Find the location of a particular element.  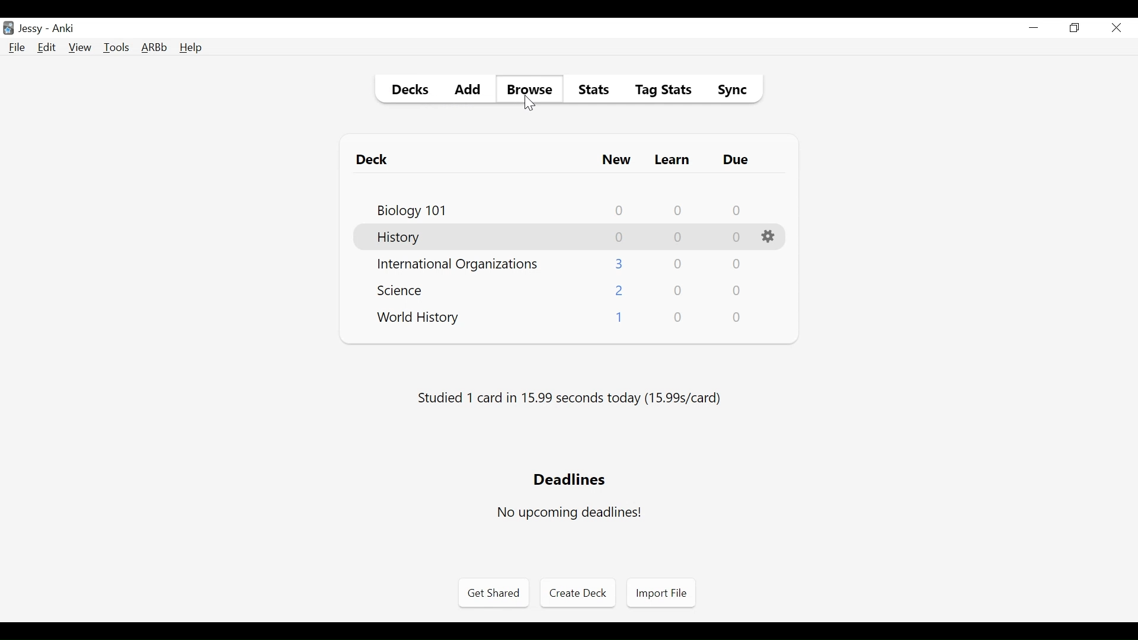

Deck Name is located at coordinates (407, 211).